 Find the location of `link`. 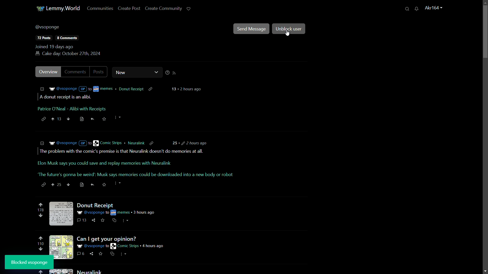

link is located at coordinates (44, 185).